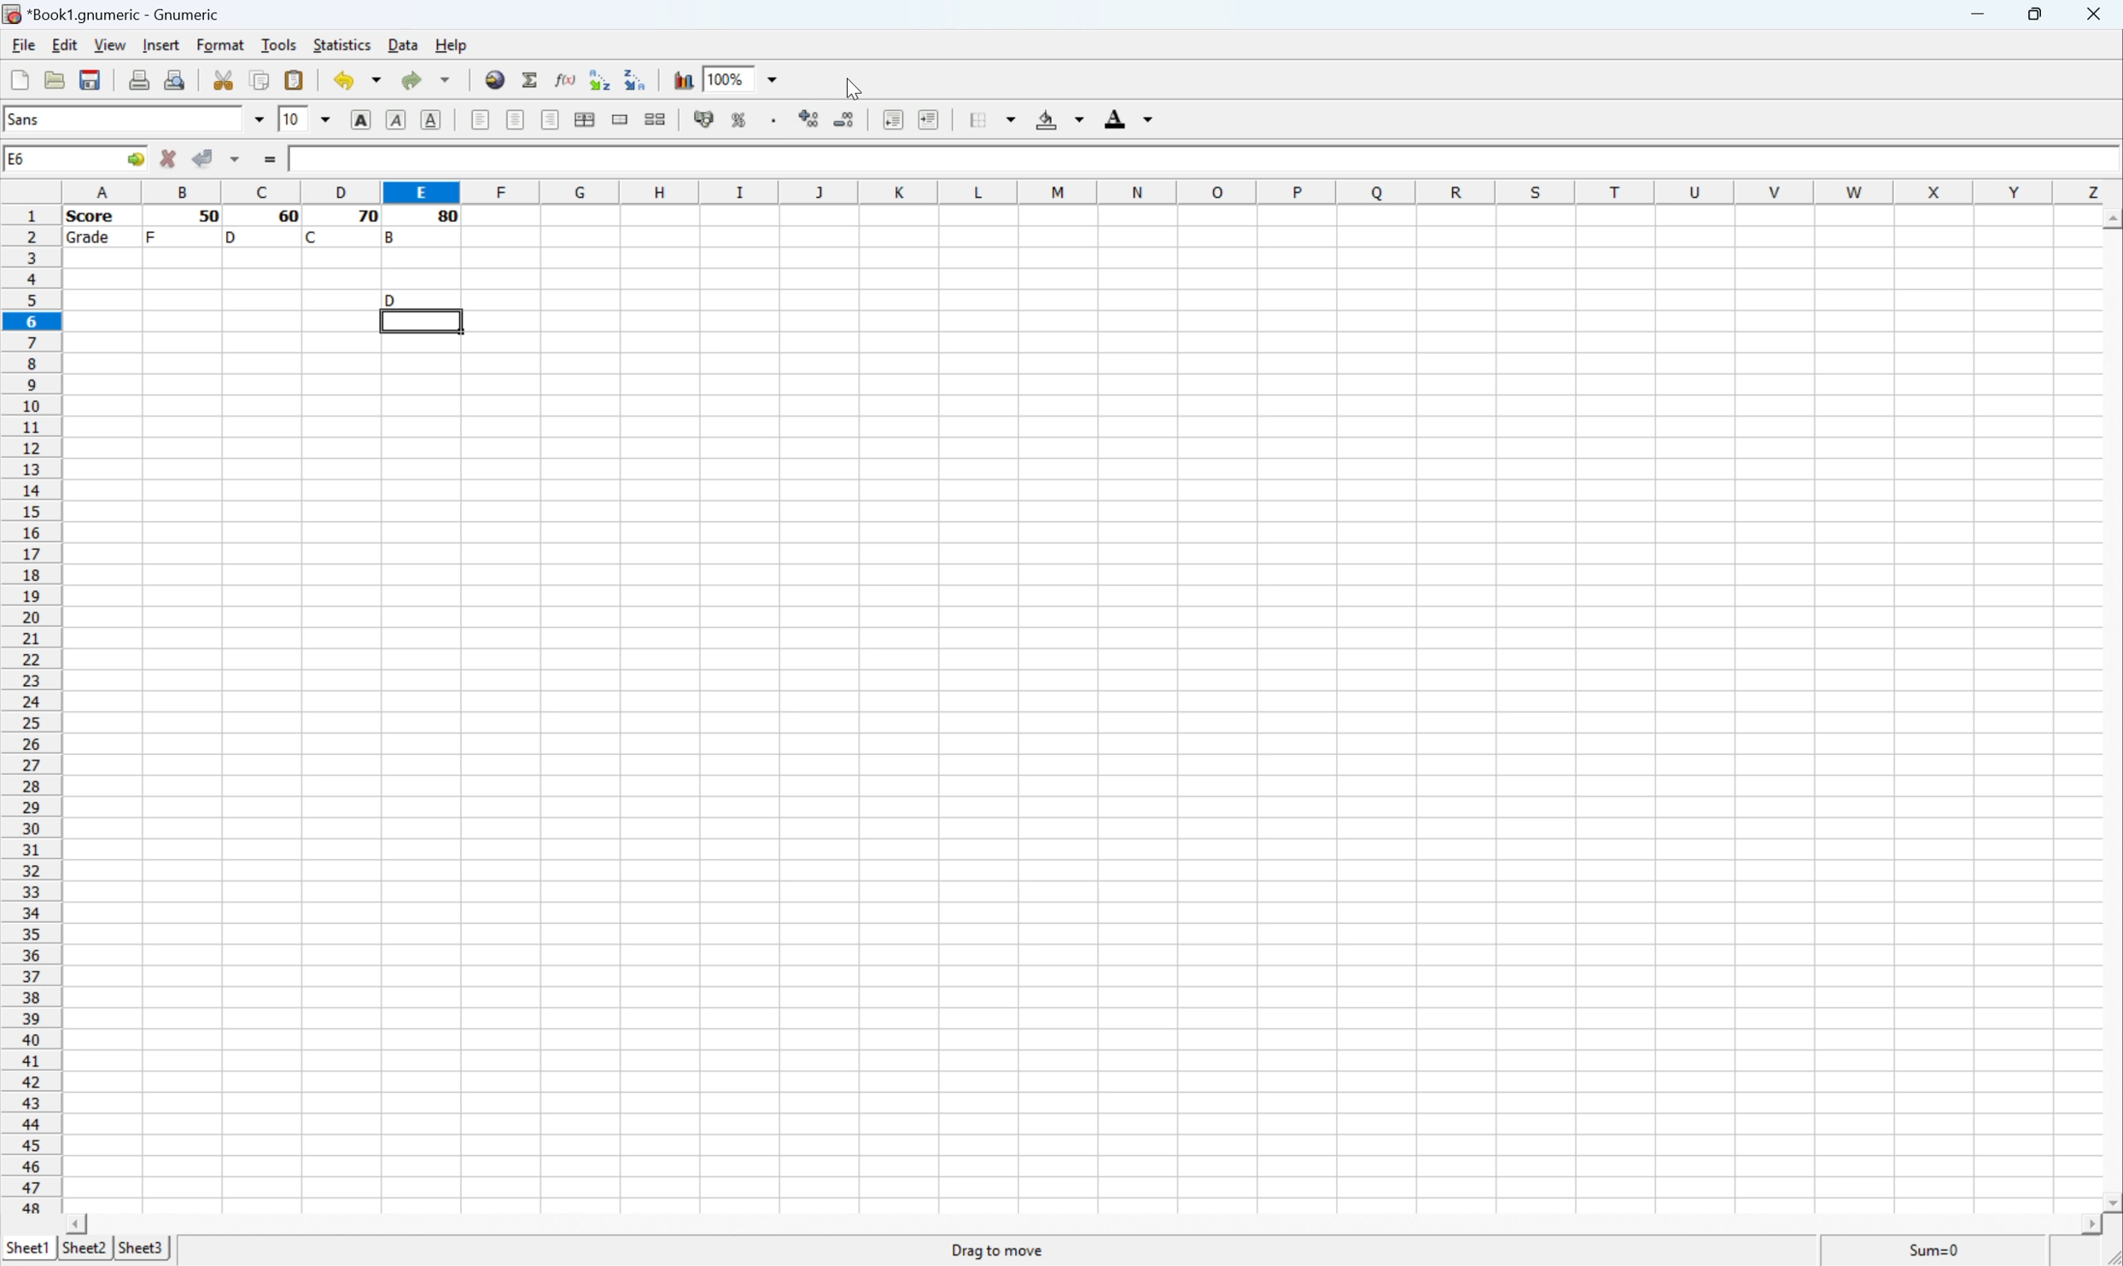  Describe the element at coordinates (18, 77) in the screenshot. I see `Create a new workbook` at that location.